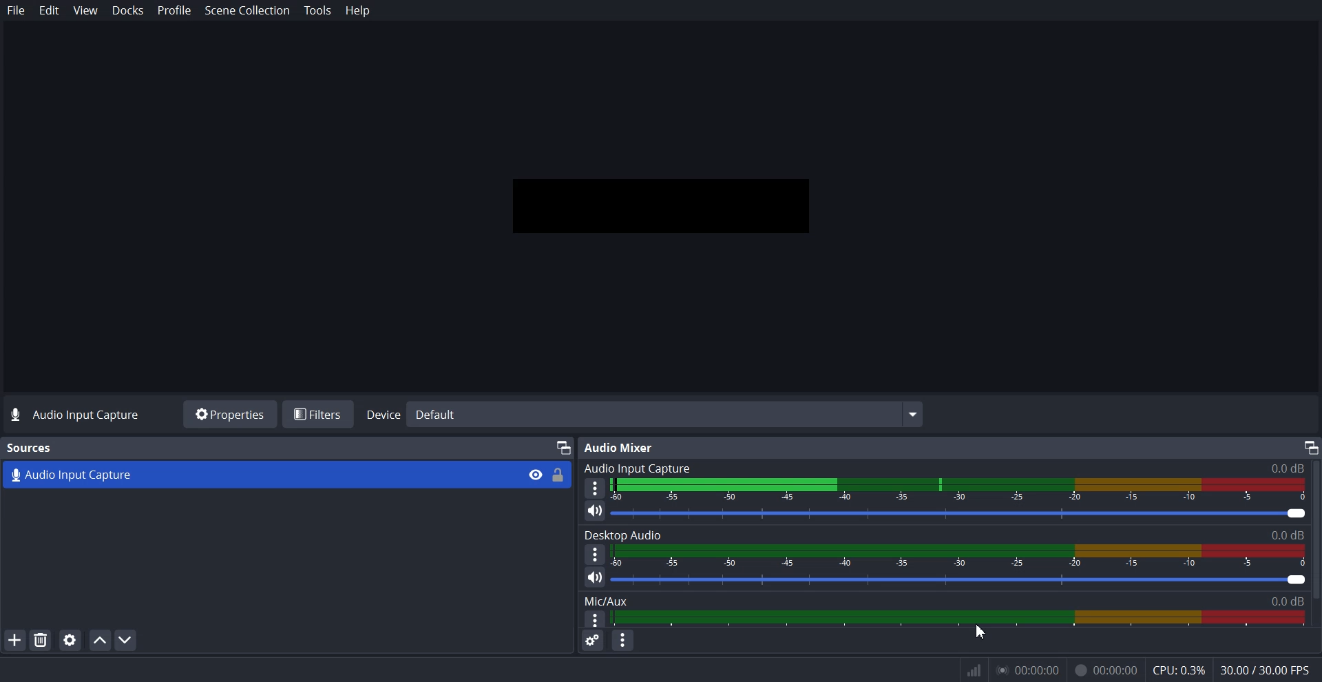 The height and width of the screenshot is (682, 1322). Describe the element at coordinates (14, 639) in the screenshot. I see `Add Source` at that location.